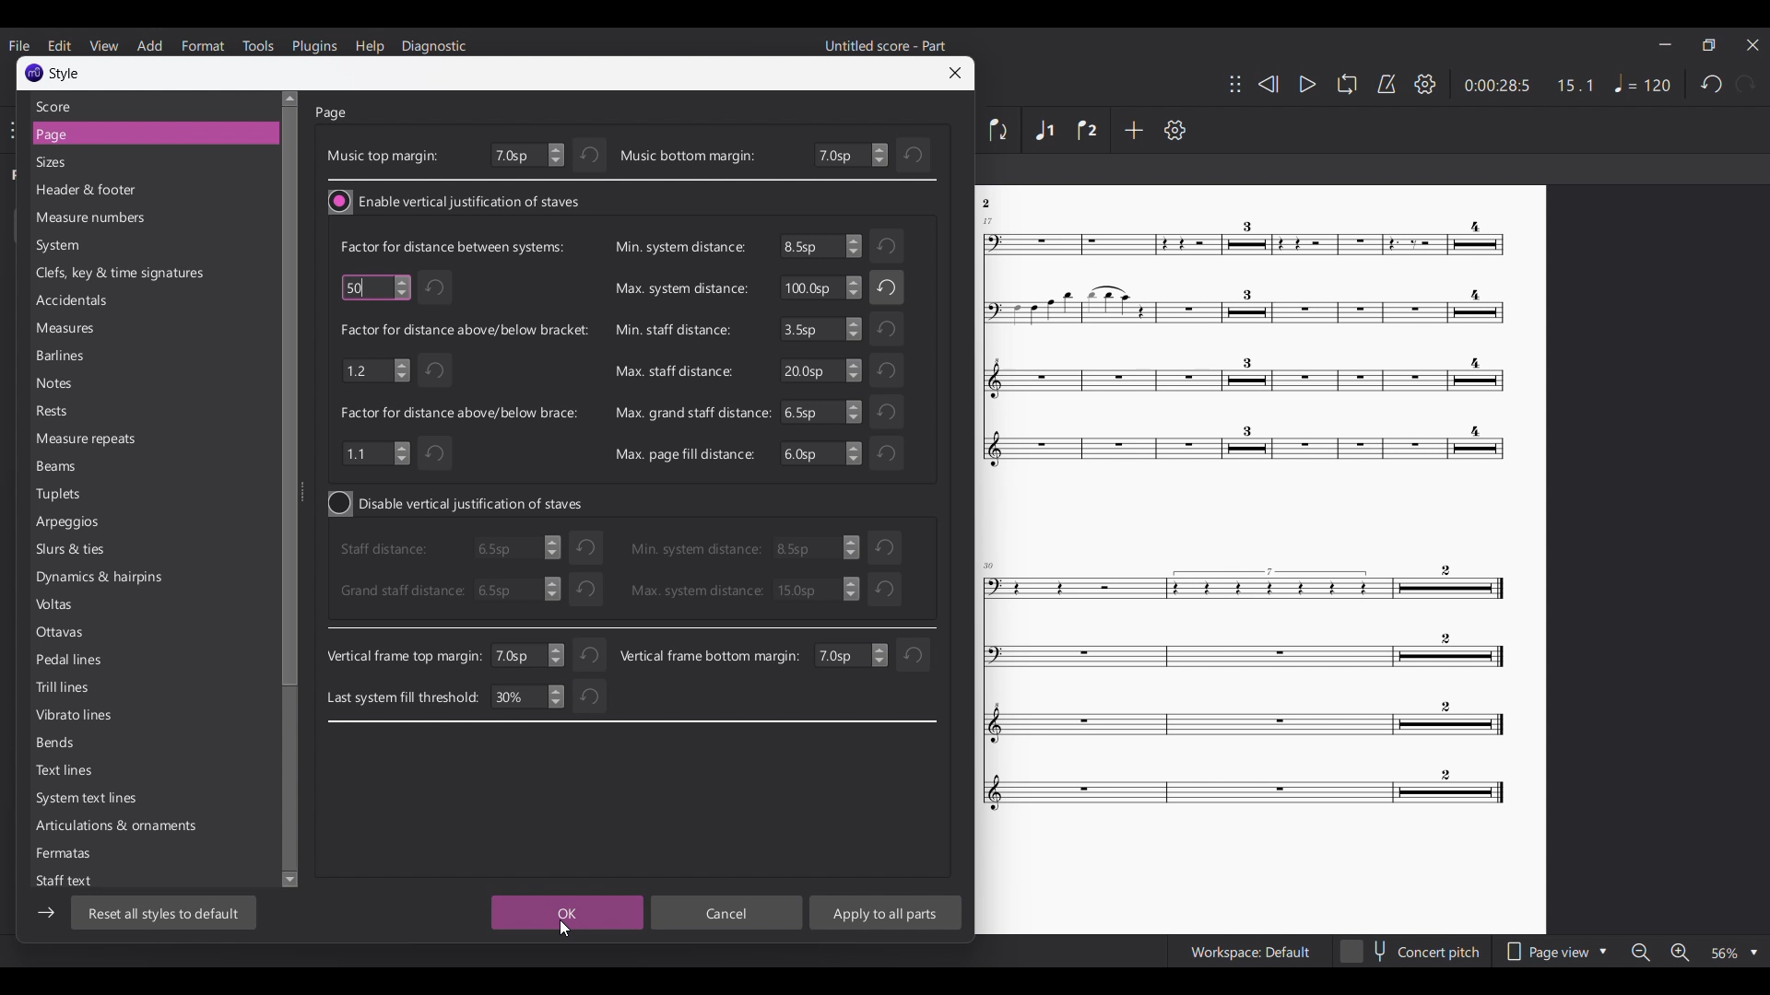 The width and height of the screenshot is (1770, 995). Describe the element at coordinates (512, 551) in the screenshot. I see `6.5sp` at that location.